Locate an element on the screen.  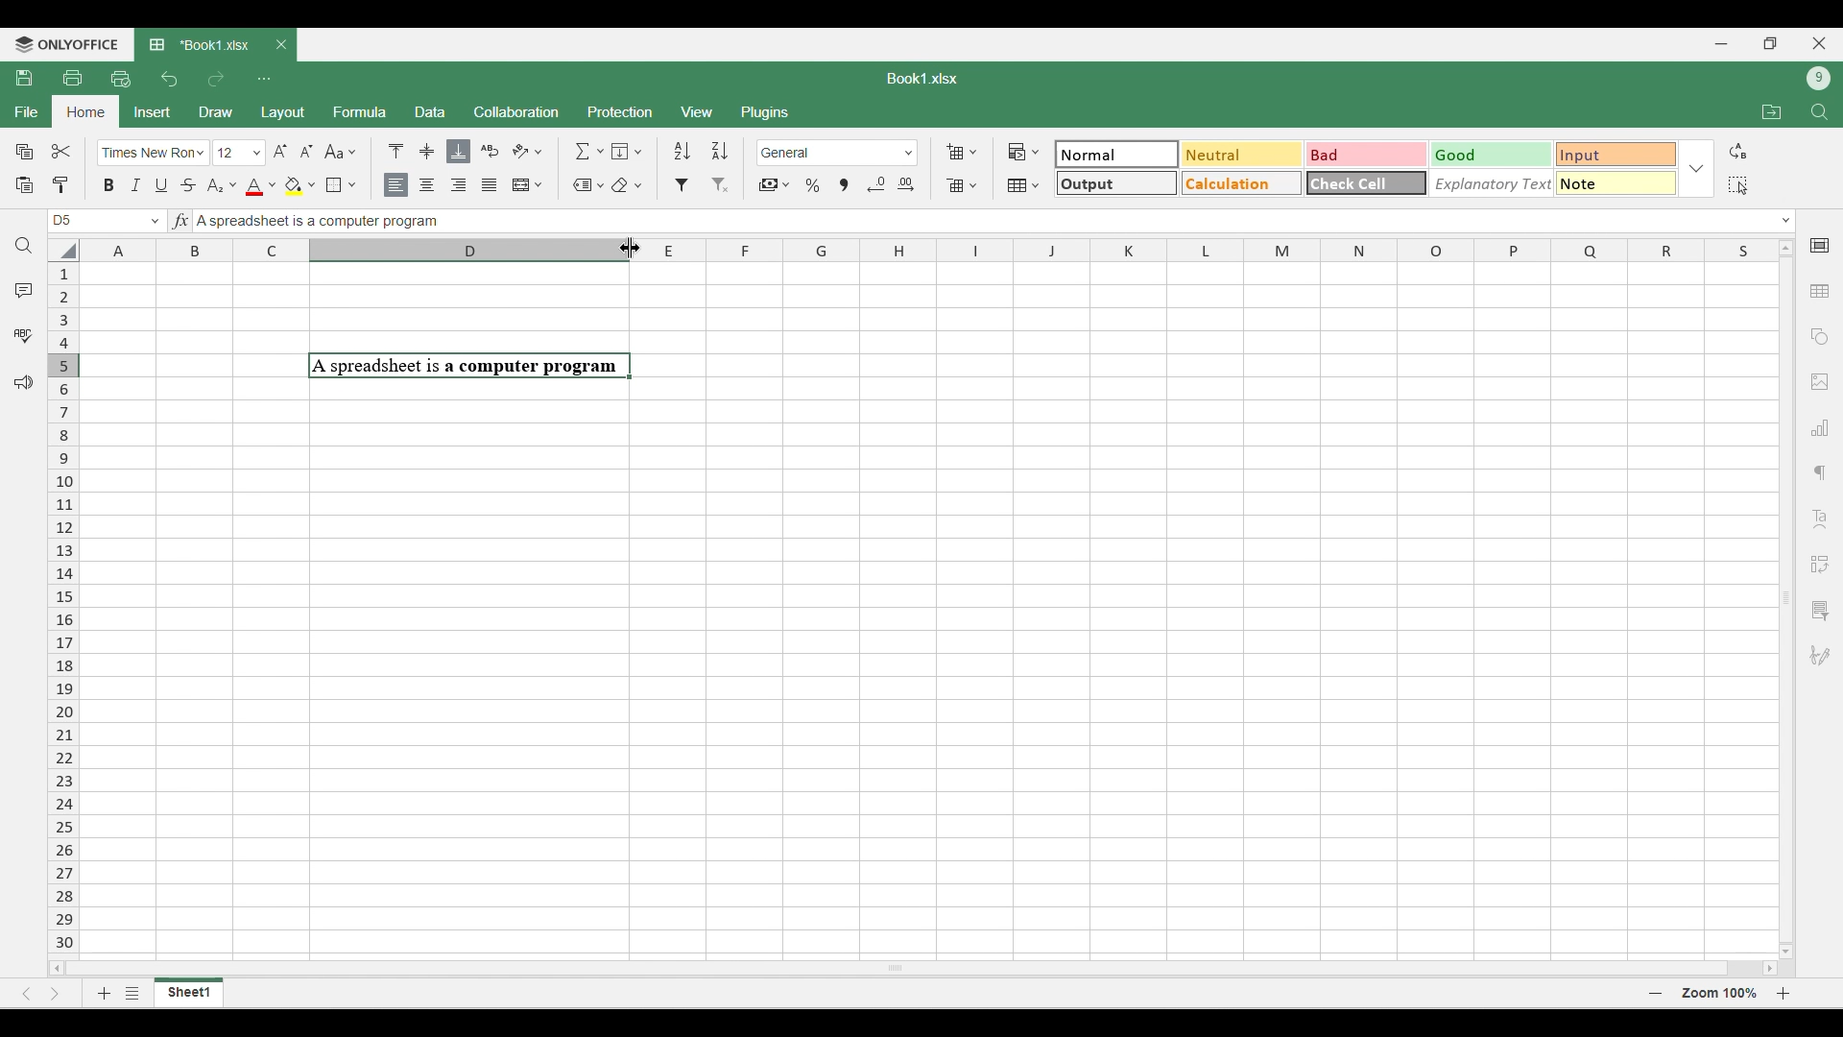
Vertical marker is located at coordinates (64, 610).